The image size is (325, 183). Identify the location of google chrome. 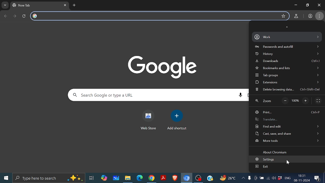
(151, 178).